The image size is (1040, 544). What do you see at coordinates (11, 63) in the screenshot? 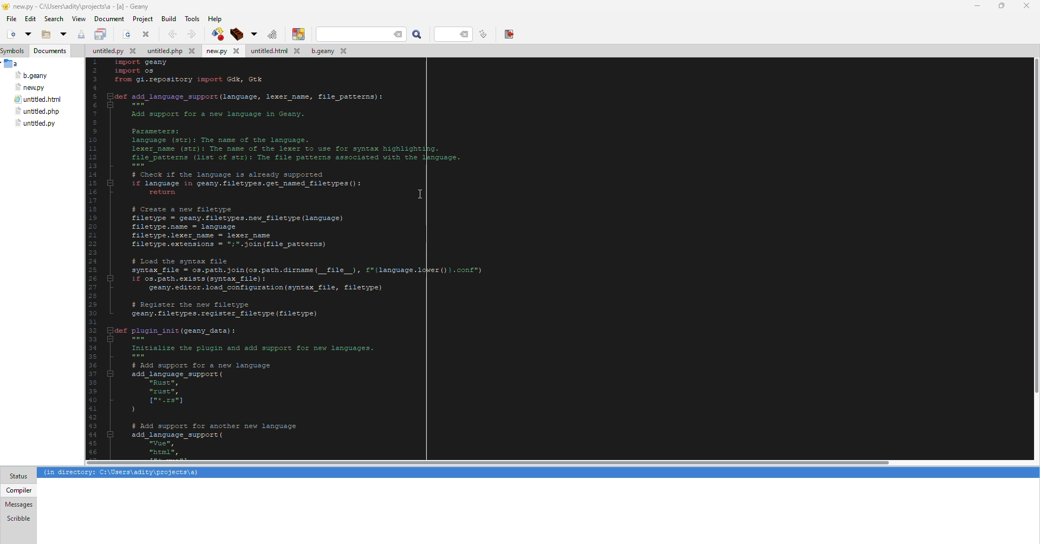
I see `a` at bounding box center [11, 63].